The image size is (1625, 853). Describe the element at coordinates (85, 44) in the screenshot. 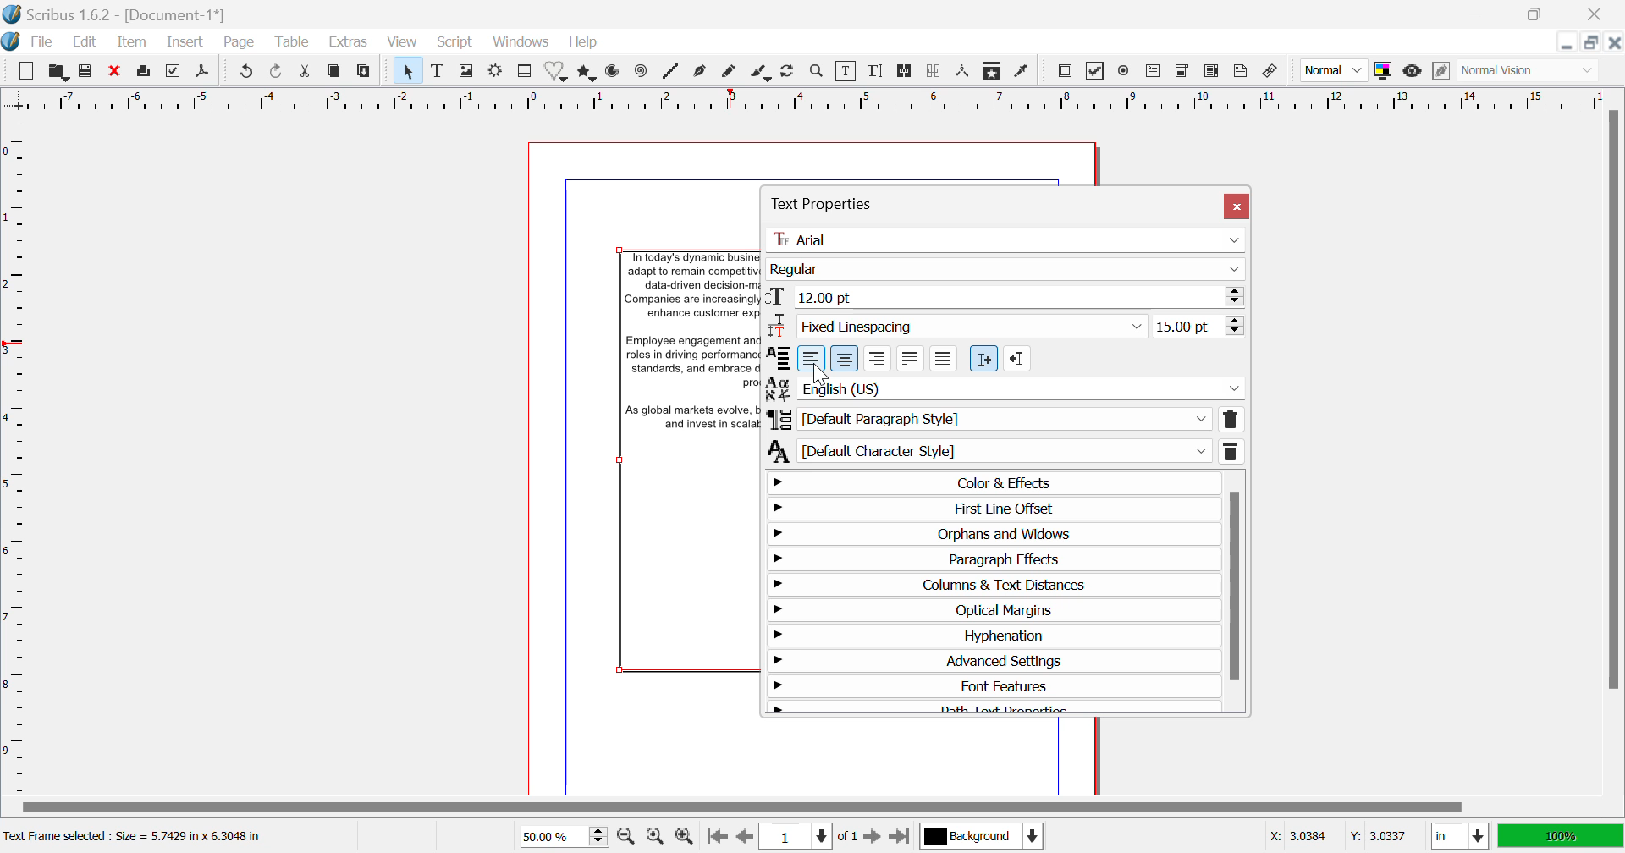

I see `Edit` at that location.